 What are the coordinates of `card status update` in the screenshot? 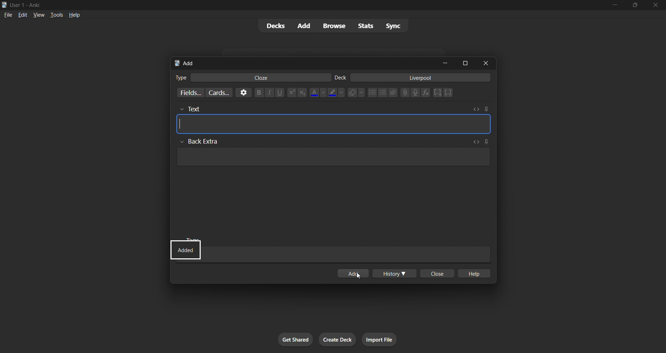 It's located at (186, 249).